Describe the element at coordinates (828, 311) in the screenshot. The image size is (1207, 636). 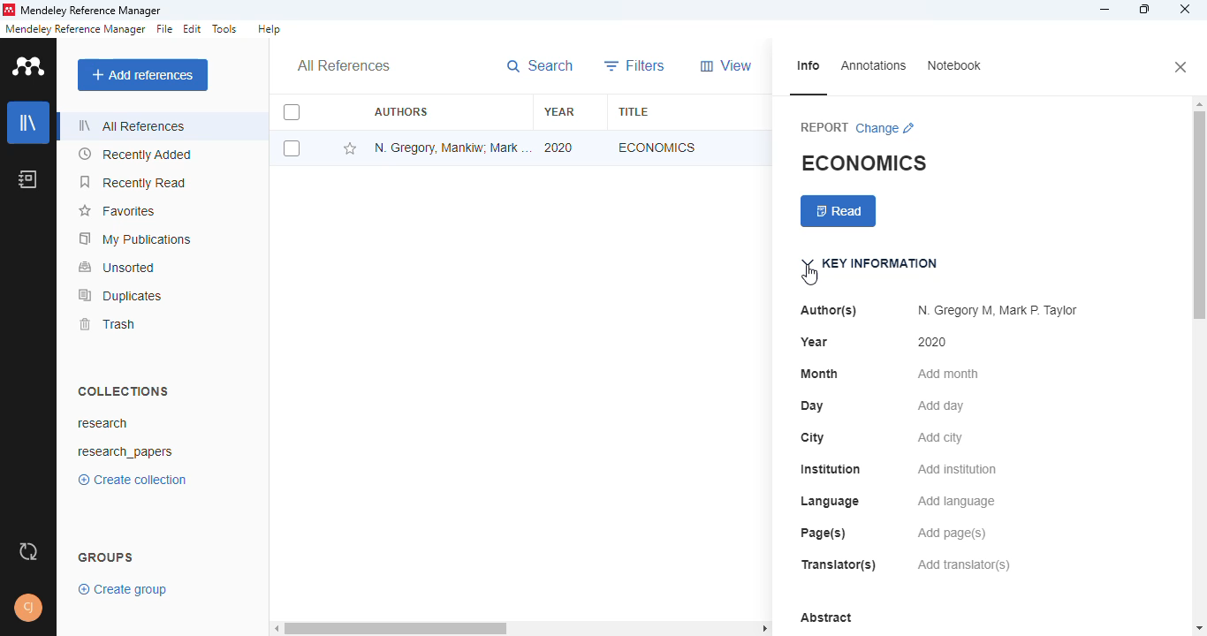
I see `author(s)` at that location.